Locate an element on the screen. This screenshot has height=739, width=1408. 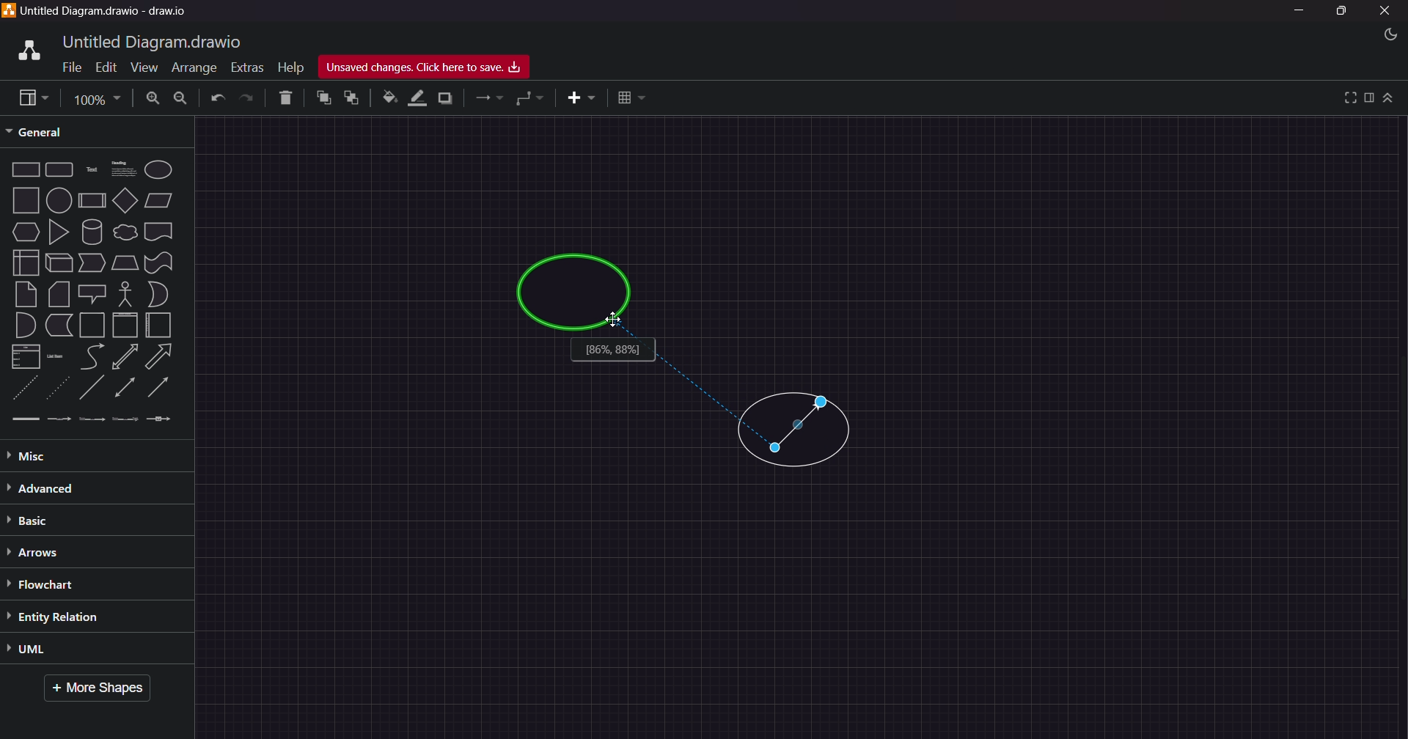
information is located at coordinates (614, 352).